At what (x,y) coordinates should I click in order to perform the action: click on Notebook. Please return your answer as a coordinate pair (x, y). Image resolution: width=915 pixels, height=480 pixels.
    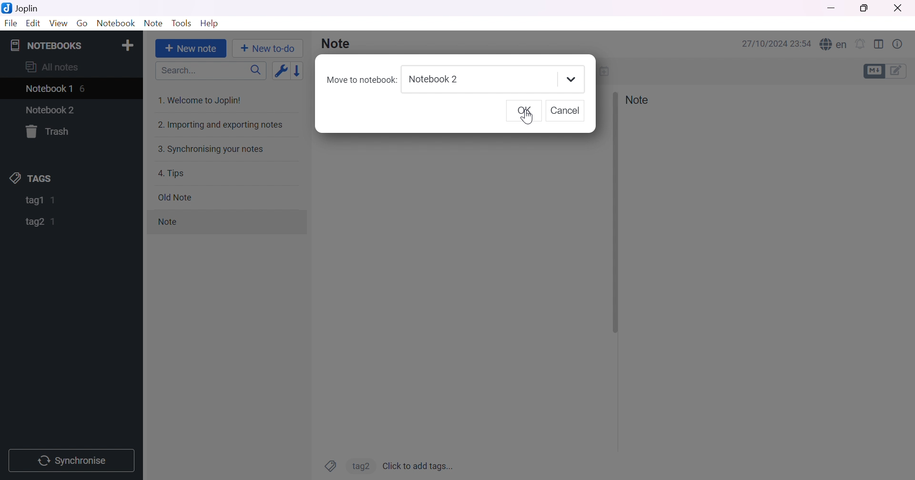
    Looking at the image, I should click on (114, 24).